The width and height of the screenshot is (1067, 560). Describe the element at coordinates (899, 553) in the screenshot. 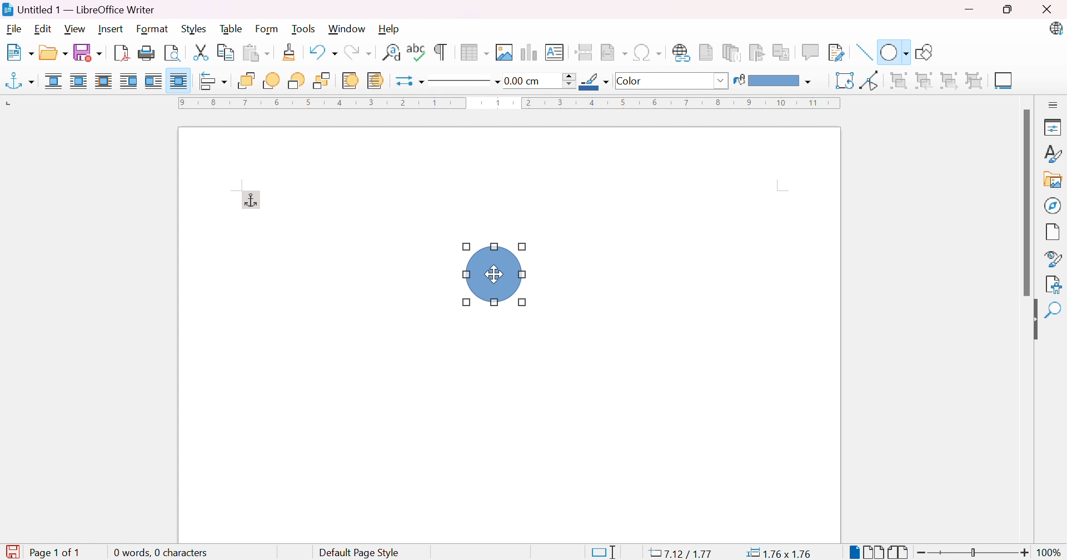

I see `Book view` at that location.